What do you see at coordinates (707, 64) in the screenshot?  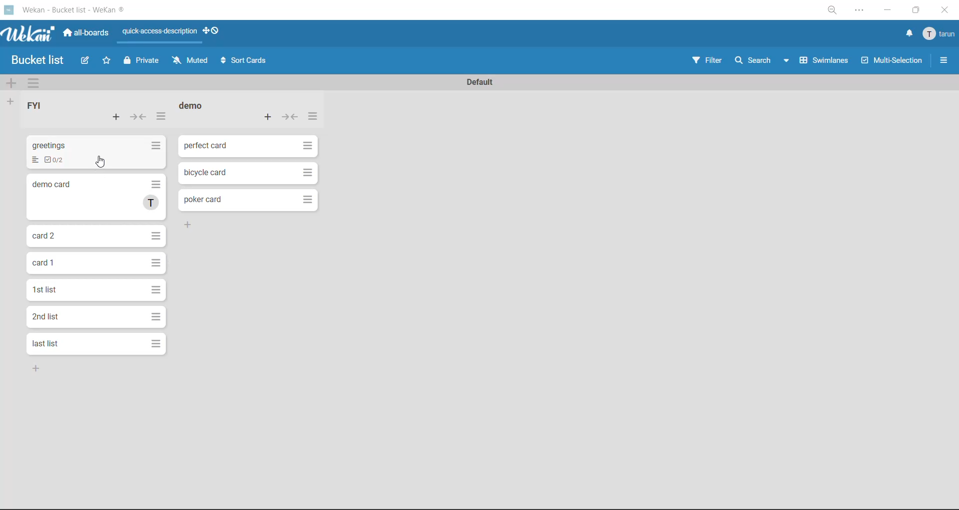 I see `filter` at bounding box center [707, 64].